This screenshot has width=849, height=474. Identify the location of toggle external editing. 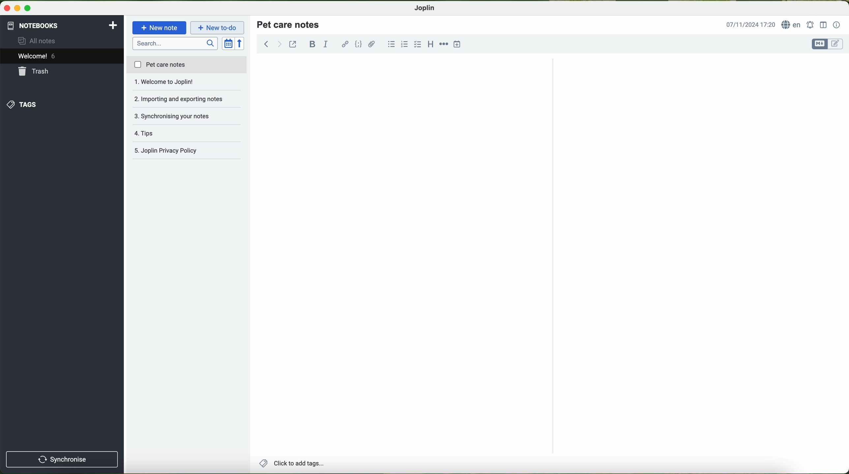
(293, 44).